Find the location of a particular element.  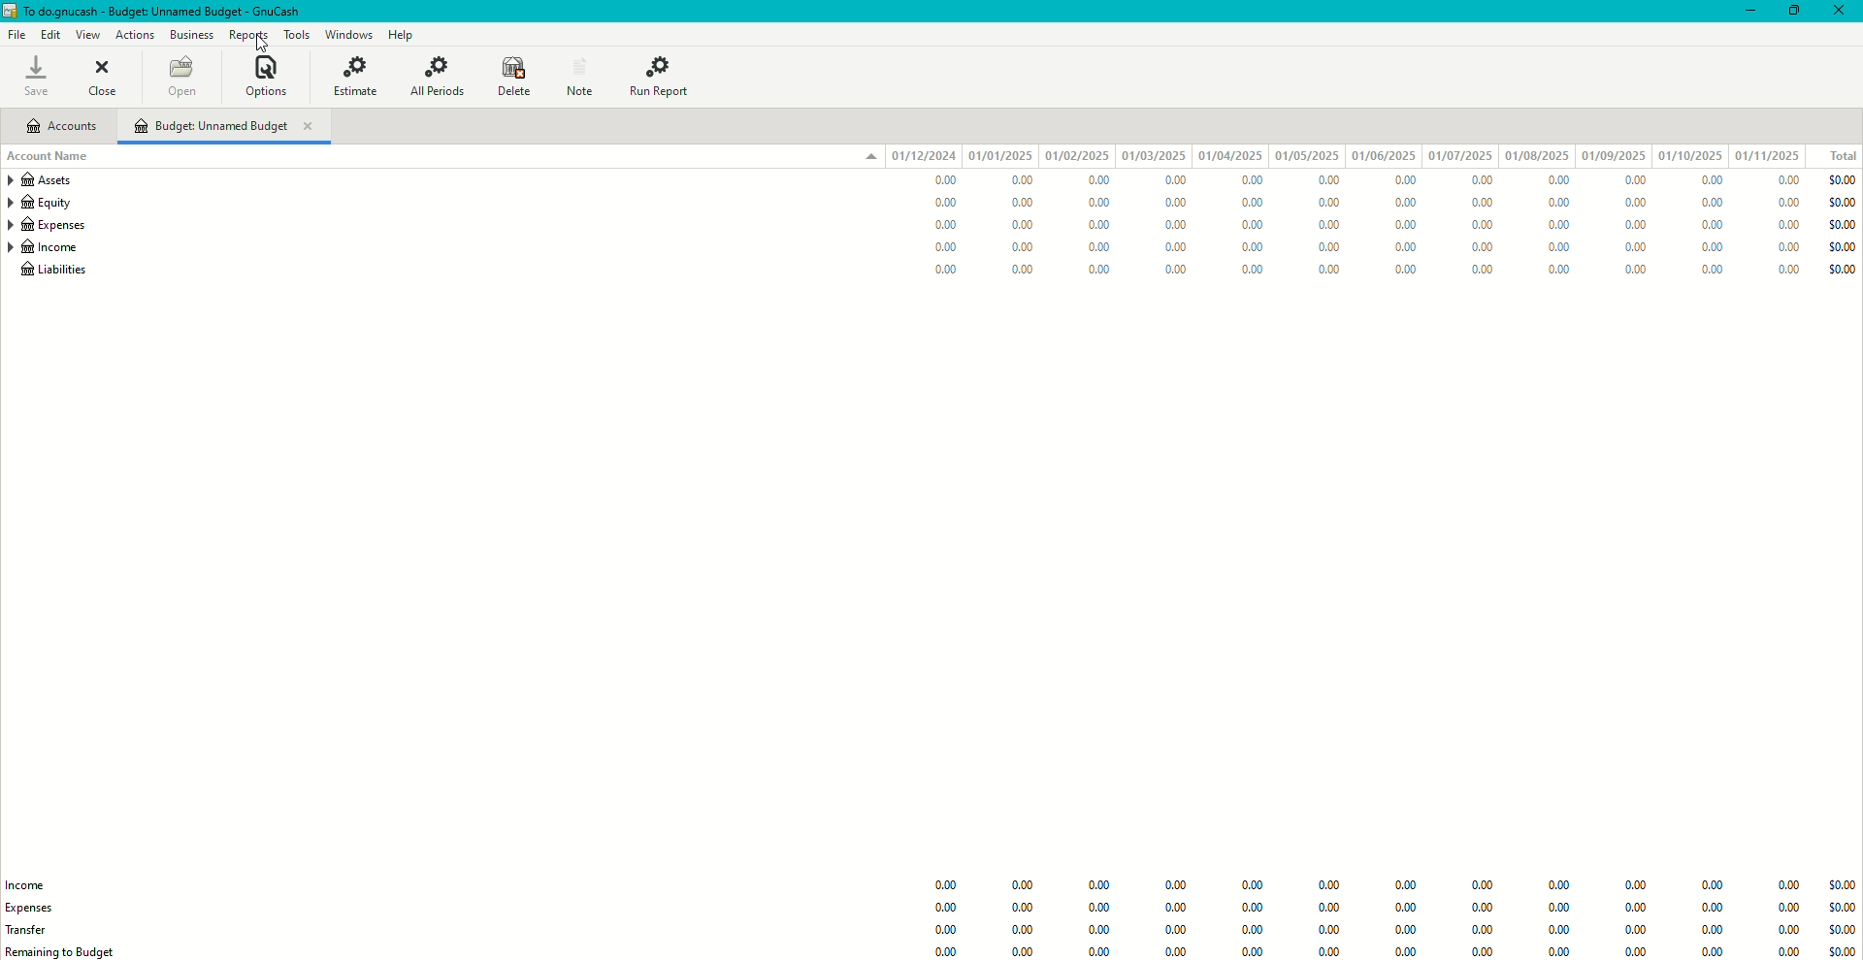

todo.gnucash - budget: unnamed budget - gnucash is located at coordinates (160, 12).